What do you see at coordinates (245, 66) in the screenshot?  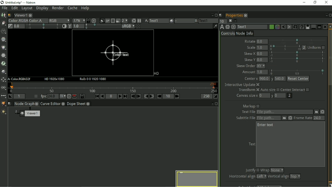 I see `skew Order` at bounding box center [245, 66].